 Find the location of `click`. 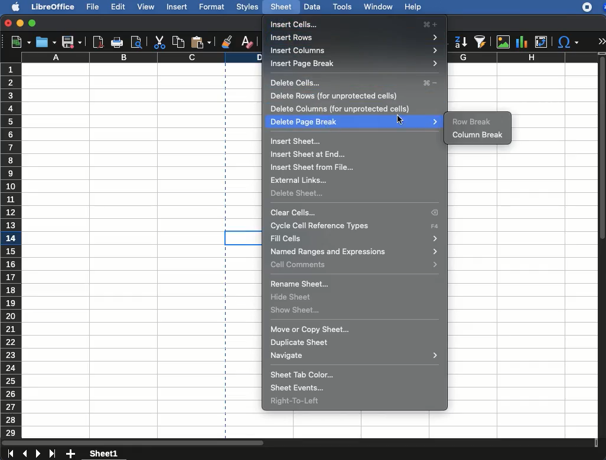

click is located at coordinates (401, 120).